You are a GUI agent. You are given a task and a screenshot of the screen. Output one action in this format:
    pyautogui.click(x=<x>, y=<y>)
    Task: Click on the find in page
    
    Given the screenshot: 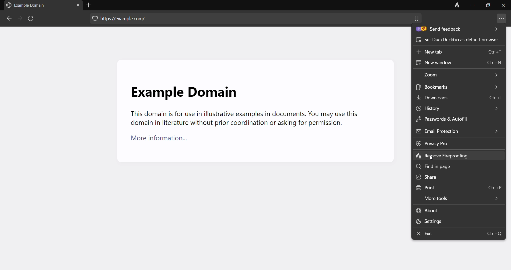 What is the action you would take?
    pyautogui.click(x=458, y=166)
    